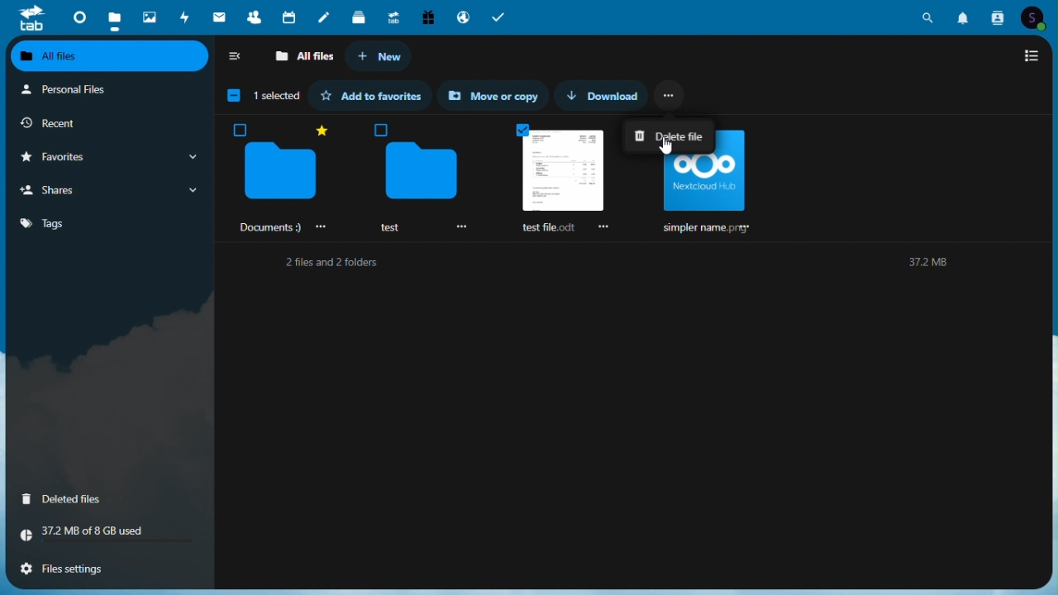 The image size is (1058, 595). What do you see at coordinates (107, 159) in the screenshot?
I see `Favourite` at bounding box center [107, 159].